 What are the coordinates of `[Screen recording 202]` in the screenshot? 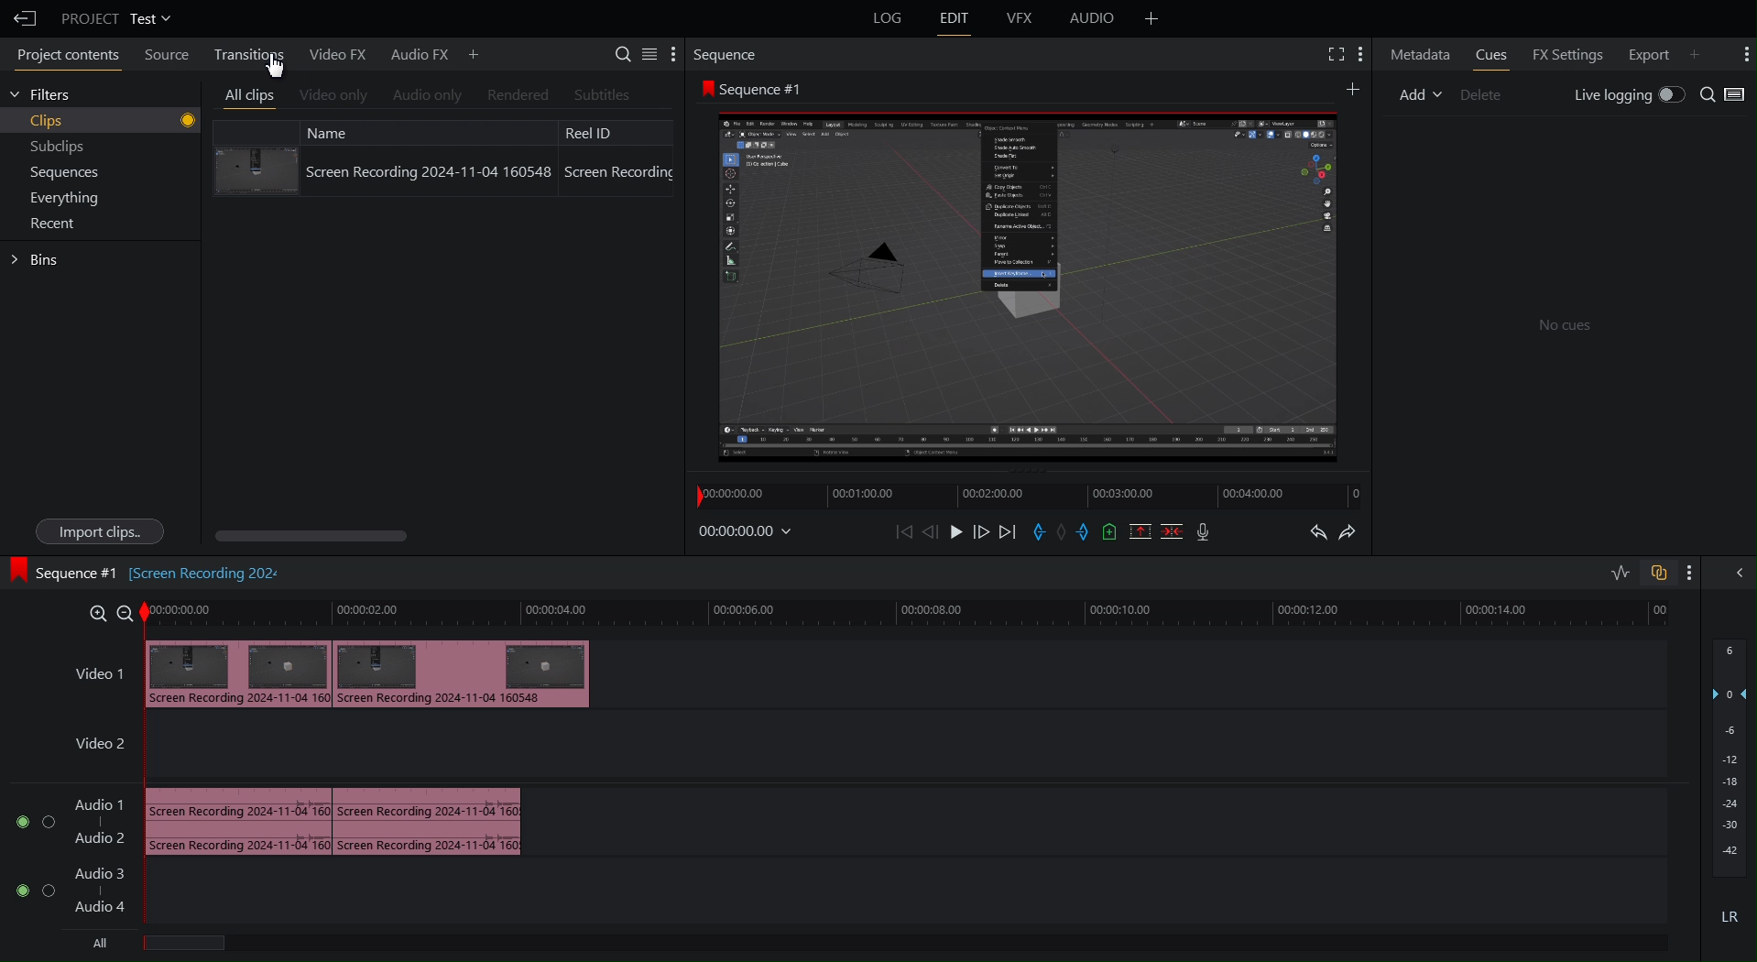 It's located at (202, 573).